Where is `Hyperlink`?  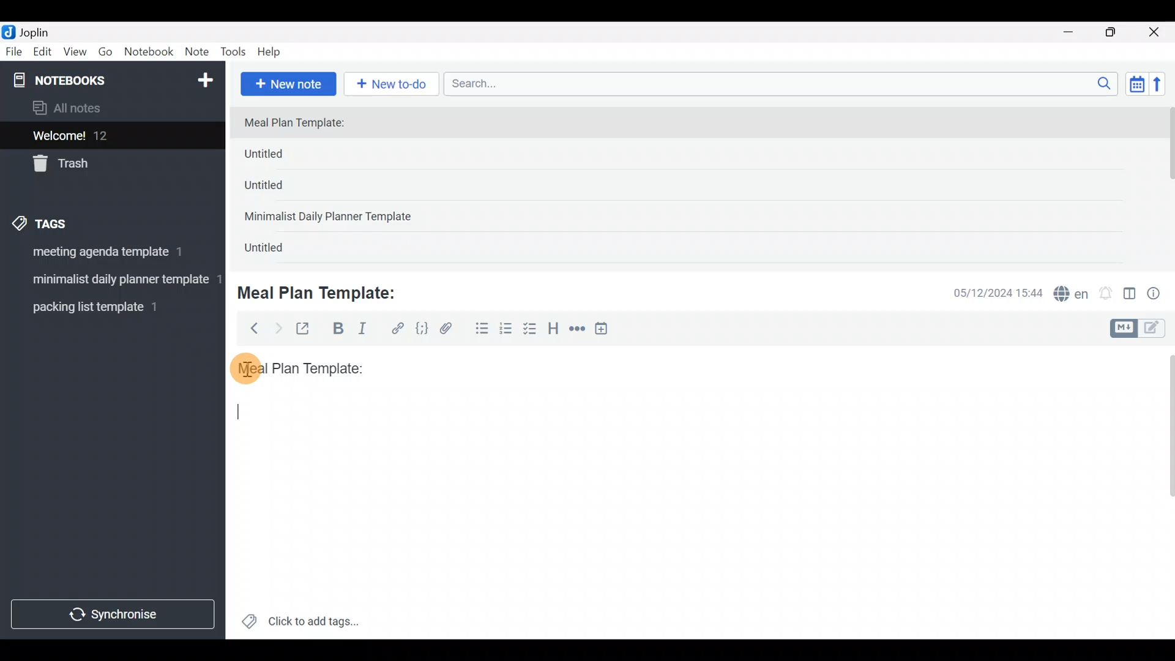
Hyperlink is located at coordinates (398, 329).